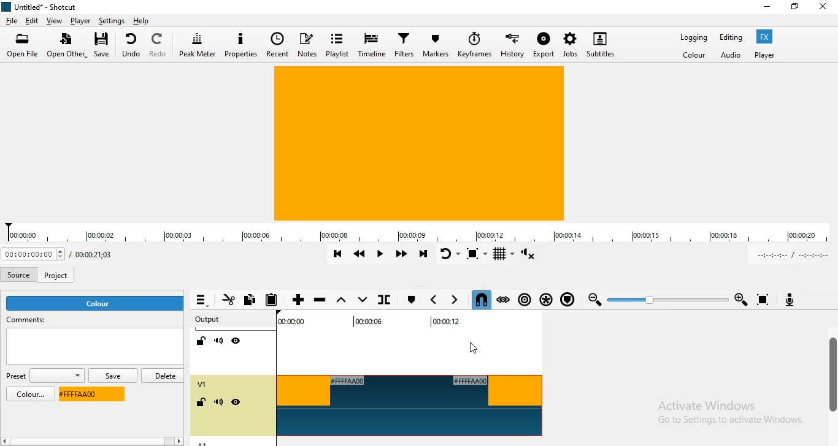  What do you see at coordinates (410, 300) in the screenshot?
I see `create/edit marker` at bounding box center [410, 300].